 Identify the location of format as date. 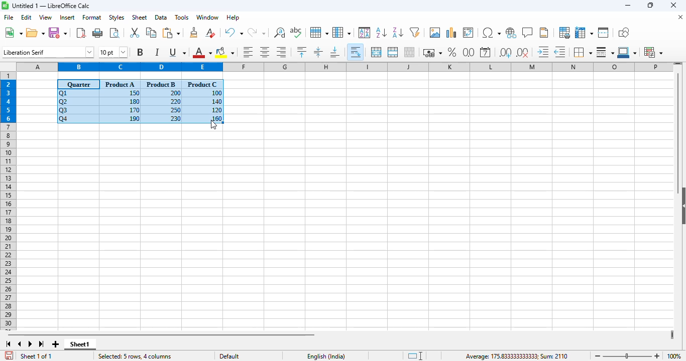
(485, 52).